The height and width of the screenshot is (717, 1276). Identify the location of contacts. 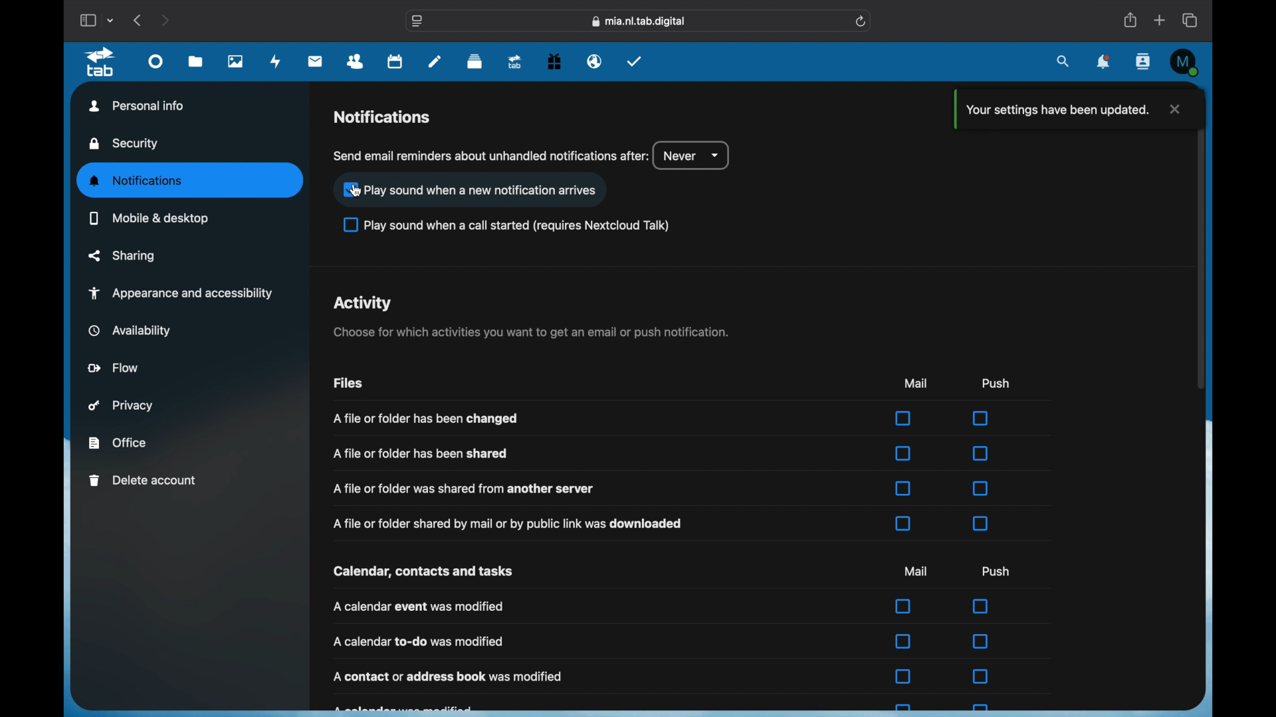
(1144, 62).